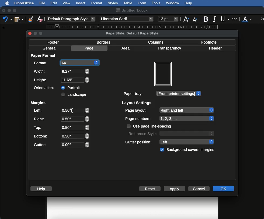 This screenshot has height=219, width=264. Describe the element at coordinates (104, 42) in the screenshot. I see `Borders` at that location.